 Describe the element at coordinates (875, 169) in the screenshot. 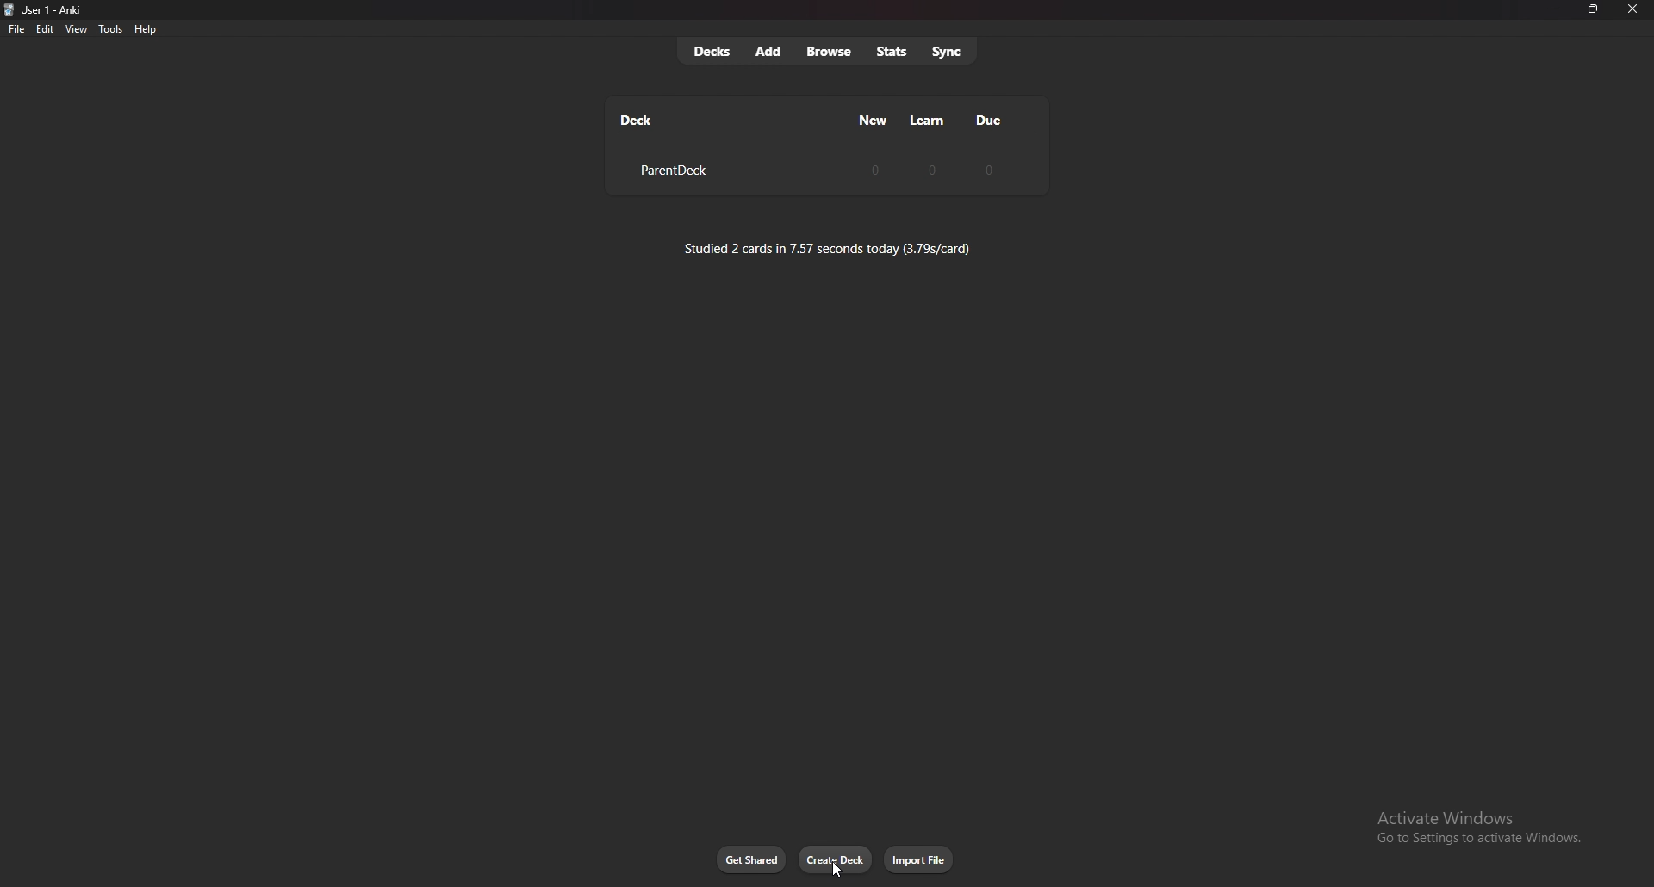

I see `0` at that location.